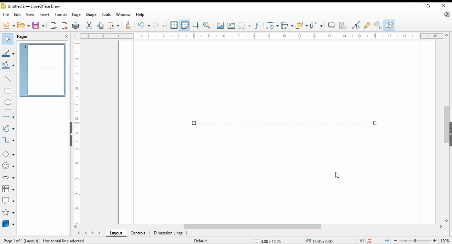 This screenshot has width=452, height=244. Describe the element at coordinates (244, 25) in the screenshot. I see `insert special characters` at that location.